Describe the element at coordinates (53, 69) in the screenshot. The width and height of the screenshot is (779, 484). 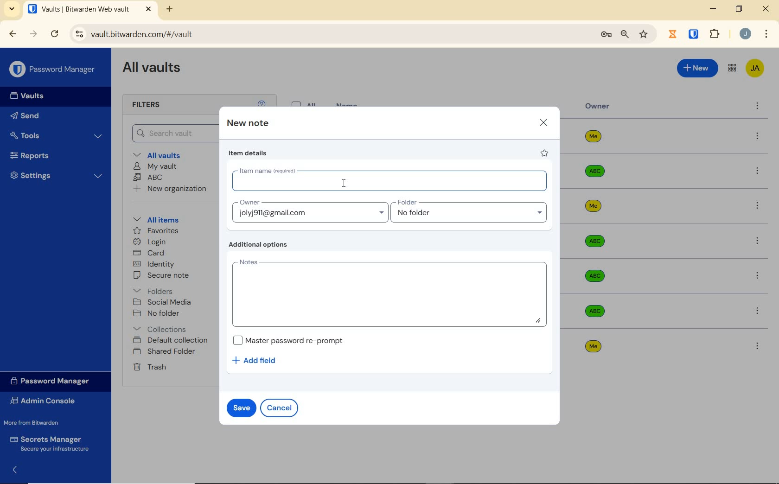
I see `Password Manager` at that location.